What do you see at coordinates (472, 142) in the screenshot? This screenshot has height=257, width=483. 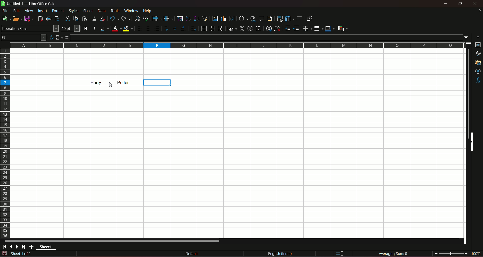 I see `side scrollbars` at bounding box center [472, 142].